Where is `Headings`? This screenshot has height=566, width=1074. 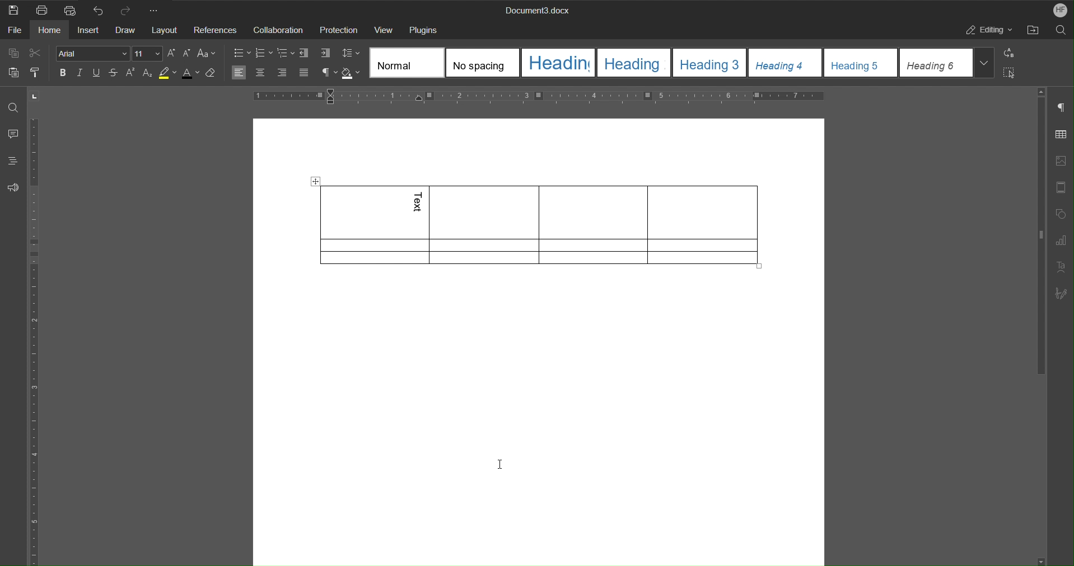 Headings is located at coordinates (13, 161).